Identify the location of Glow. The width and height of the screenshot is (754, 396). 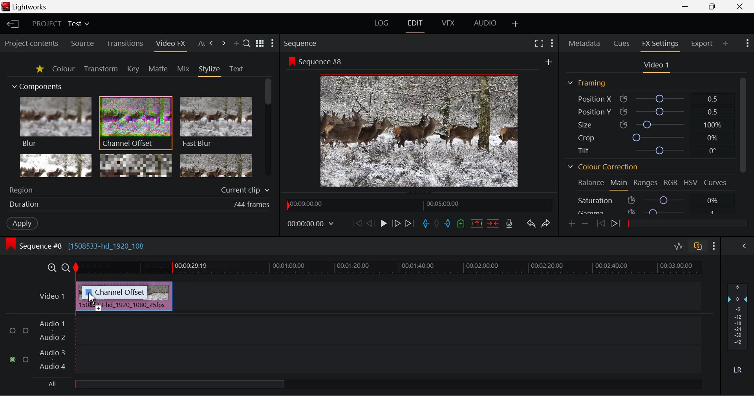
(55, 165).